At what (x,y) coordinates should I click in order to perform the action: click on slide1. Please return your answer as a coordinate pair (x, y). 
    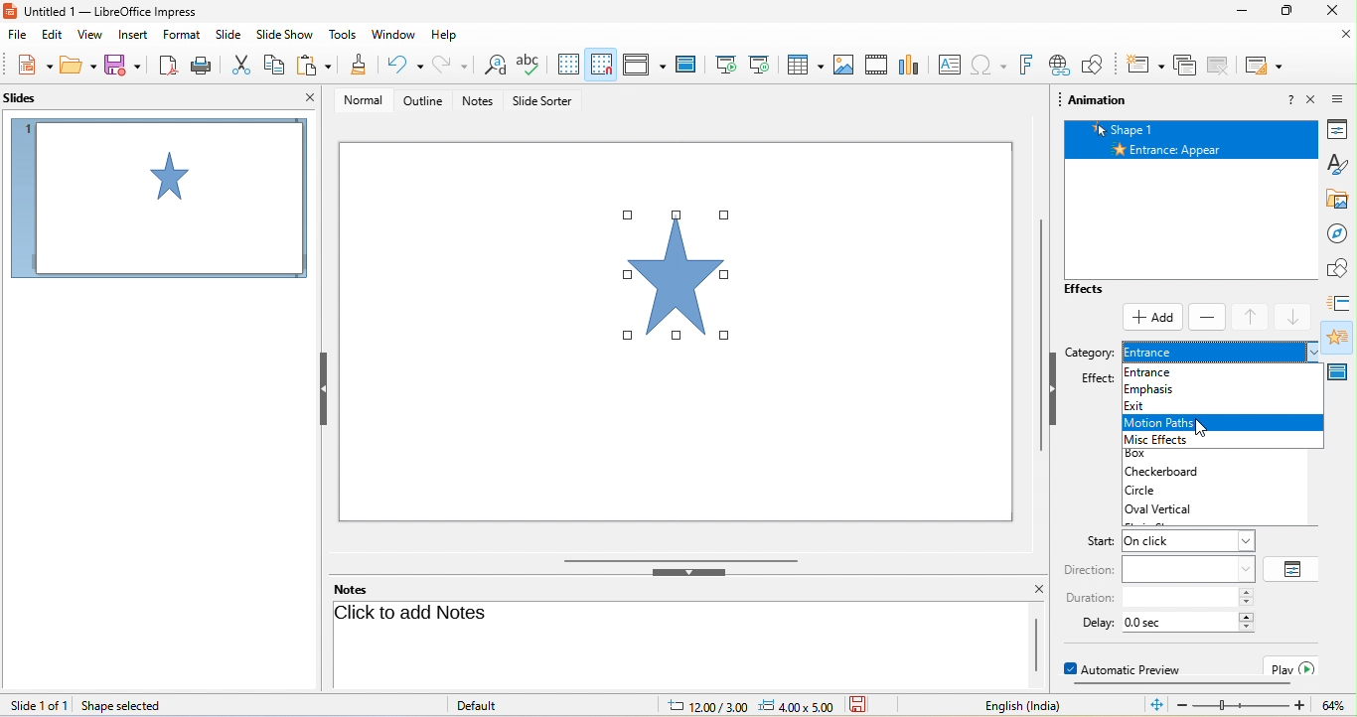
    Looking at the image, I should click on (158, 202).